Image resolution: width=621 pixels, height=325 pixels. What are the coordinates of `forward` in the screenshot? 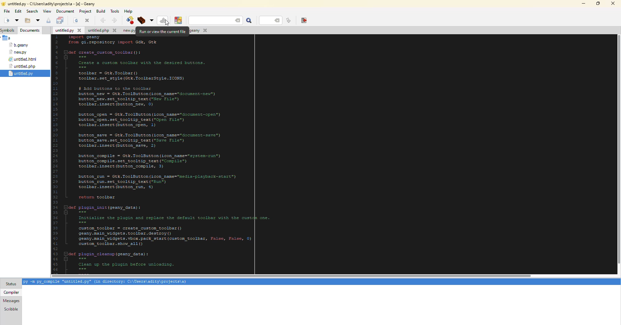 It's located at (115, 20).